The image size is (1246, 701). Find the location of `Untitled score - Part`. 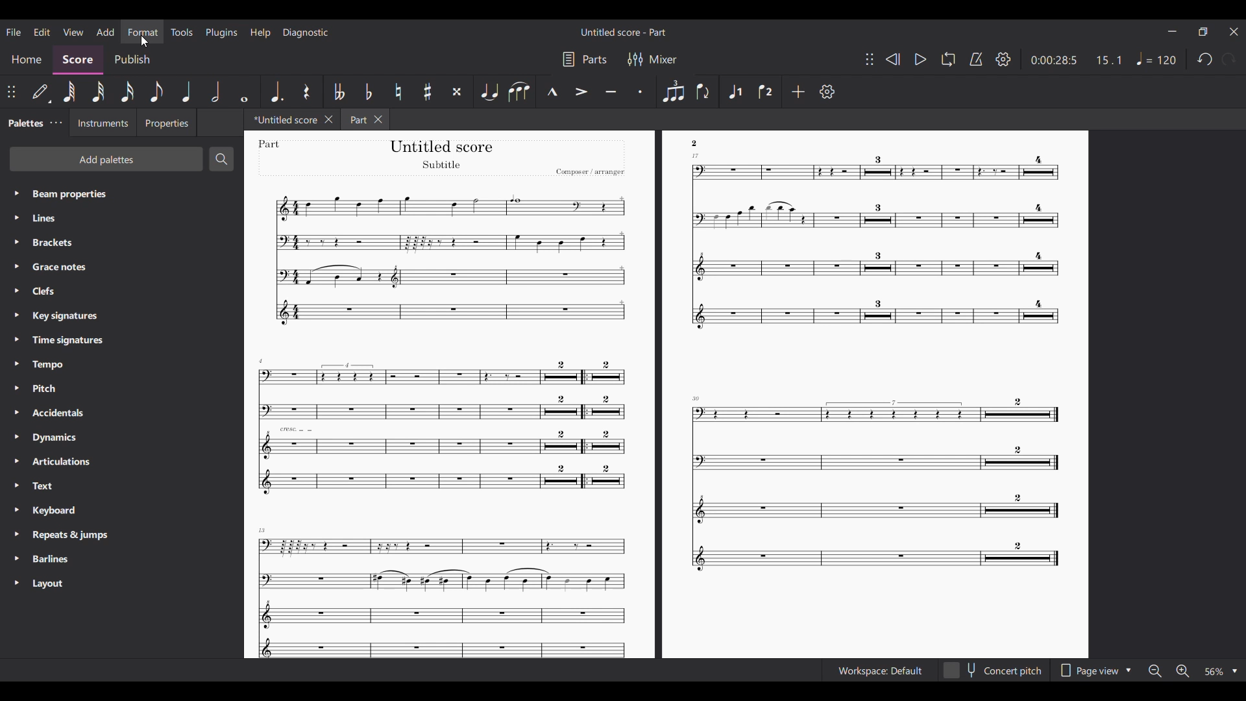

Untitled score - Part is located at coordinates (624, 32).